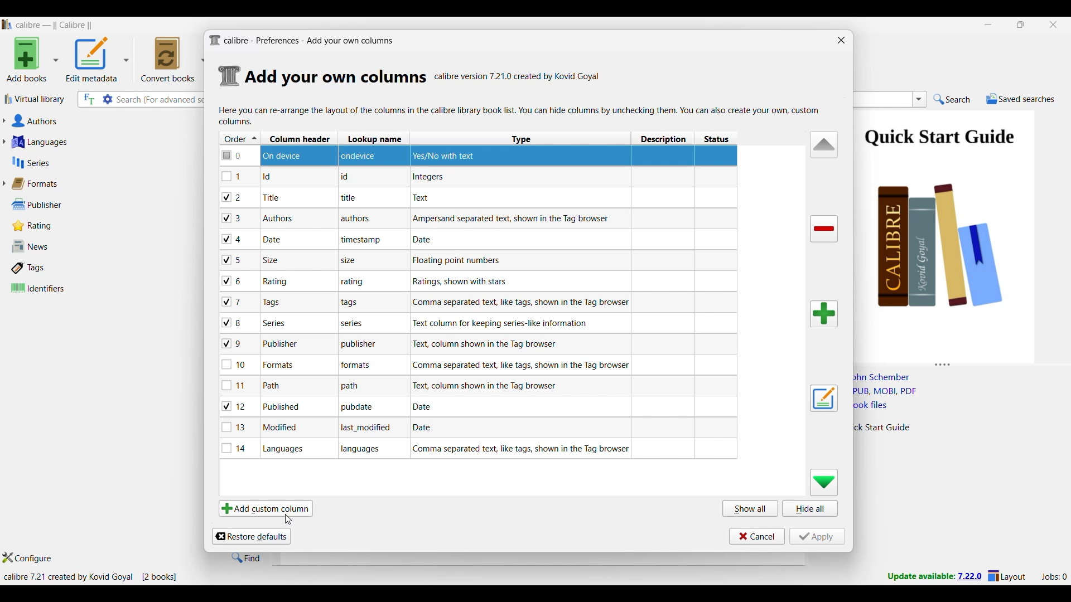 The image size is (1071, 602). Describe the element at coordinates (55, 288) in the screenshot. I see `Identifiers` at that location.